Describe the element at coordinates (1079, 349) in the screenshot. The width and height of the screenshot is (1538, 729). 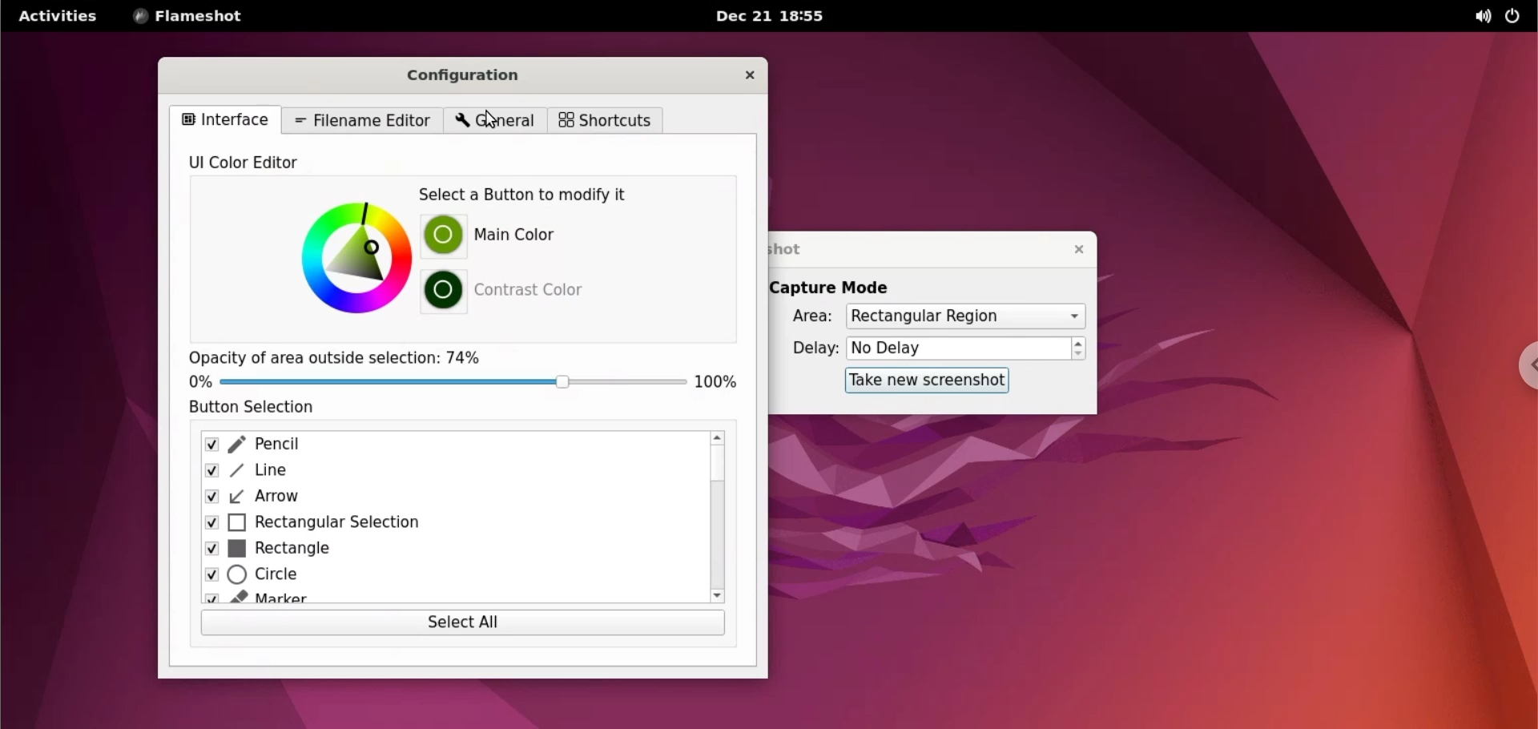
I see `increment or decrement delay` at that location.